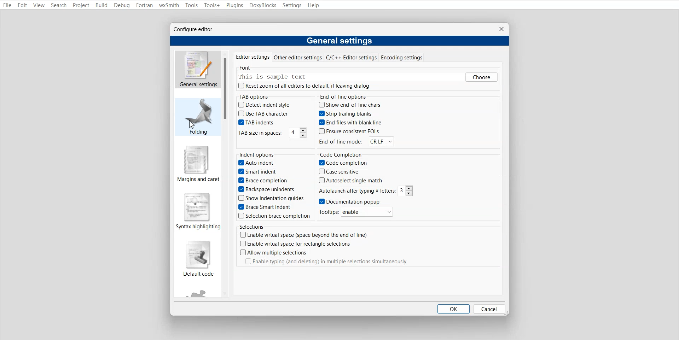 Image resolution: width=679 pixels, height=340 pixels. Describe the element at coordinates (296, 244) in the screenshot. I see `(CJ Enable virtual space for rectangle selections` at that location.